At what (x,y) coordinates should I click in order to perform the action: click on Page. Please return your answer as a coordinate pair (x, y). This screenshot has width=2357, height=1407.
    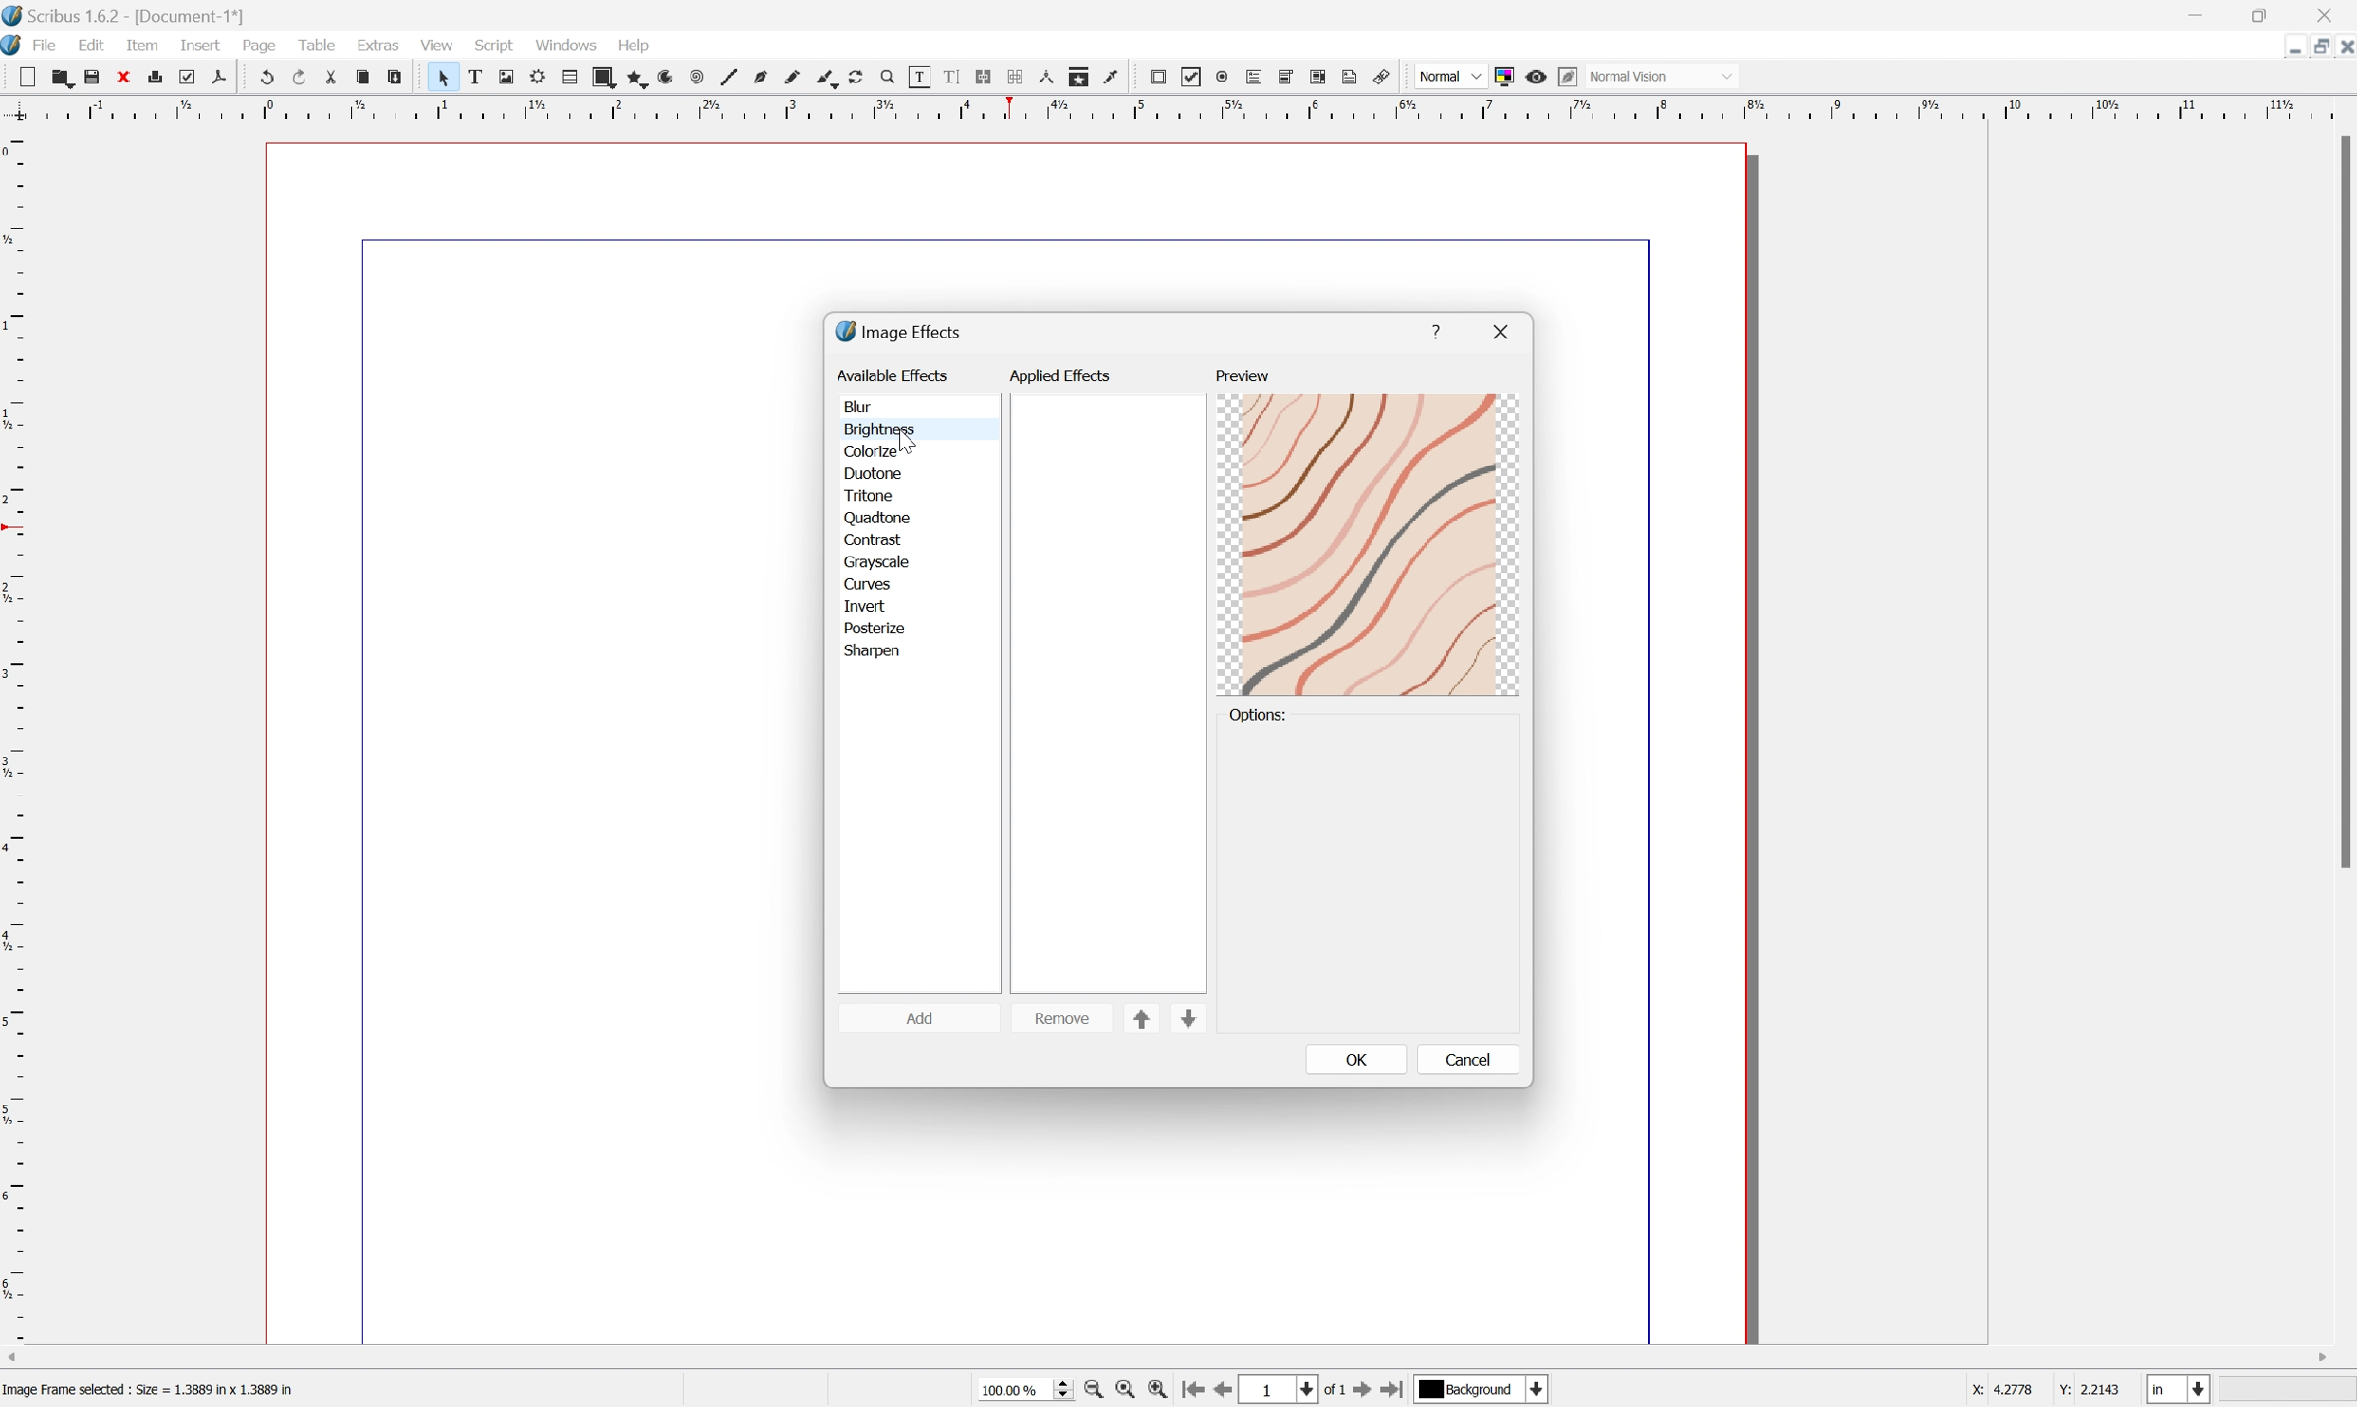
    Looking at the image, I should click on (260, 46).